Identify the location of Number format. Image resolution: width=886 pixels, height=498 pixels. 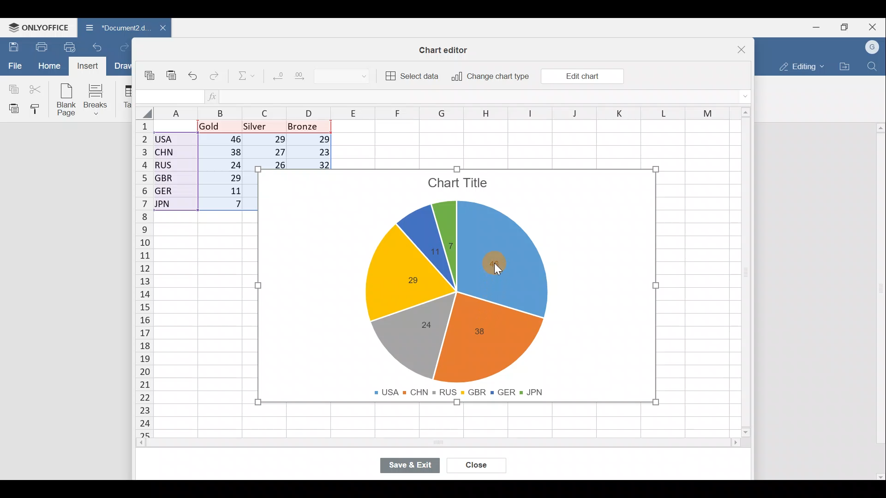
(346, 75).